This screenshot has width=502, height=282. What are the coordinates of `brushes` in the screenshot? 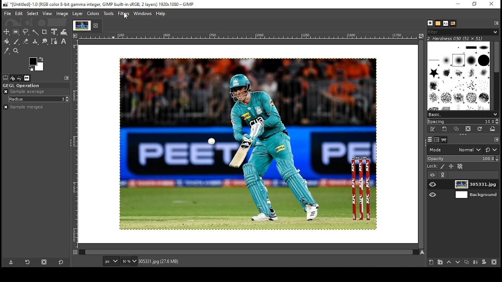 It's located at (462, 32).